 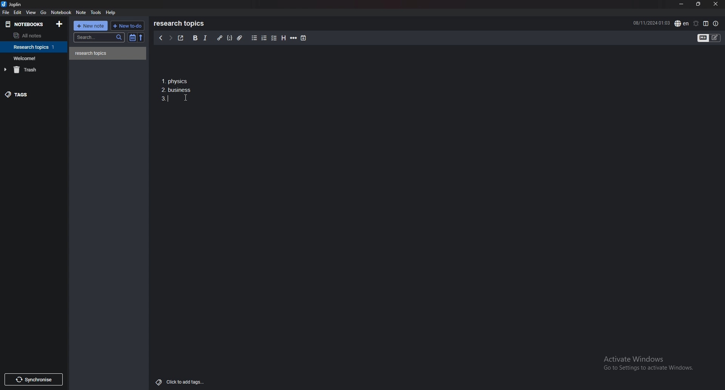 What do you see at coordinates (62, 12) in the screenshot?
I see `notebook` at bounding box center [62, 12].